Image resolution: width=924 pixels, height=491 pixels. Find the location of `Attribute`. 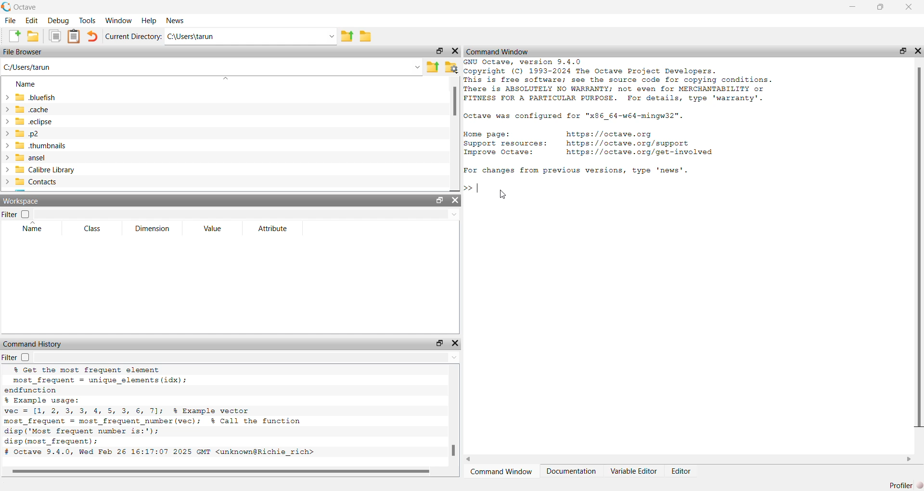

Attribute is located at coordinates (273, 228).